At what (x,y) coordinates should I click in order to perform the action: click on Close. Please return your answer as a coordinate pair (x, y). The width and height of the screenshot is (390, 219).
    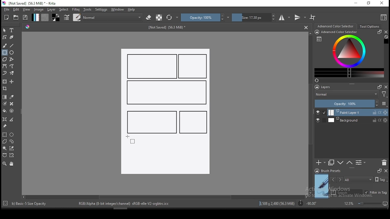
    Looking at the image, I should click on (306, 27).